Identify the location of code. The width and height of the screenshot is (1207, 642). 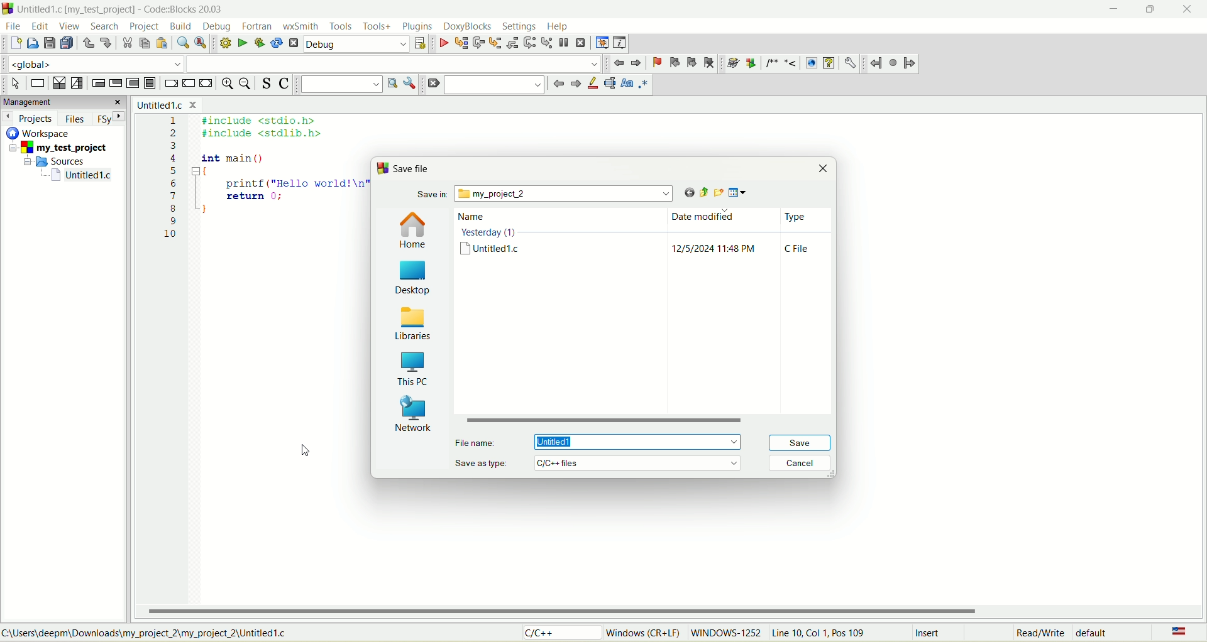
(260, 188).